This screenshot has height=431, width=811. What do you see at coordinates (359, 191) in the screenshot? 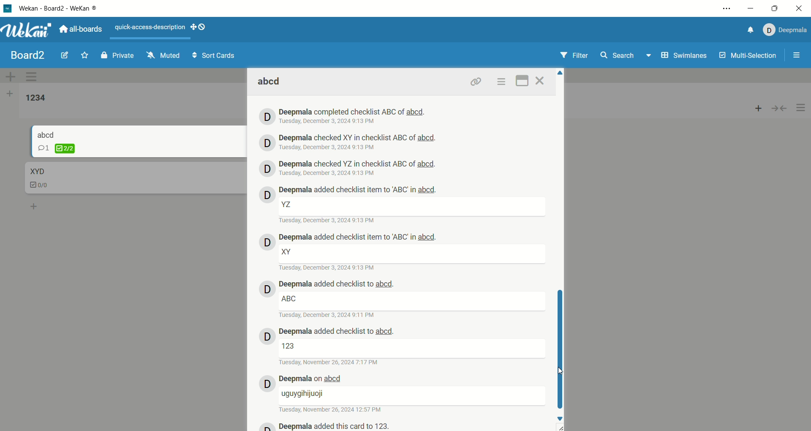
I see `deepmala history` at bounding box center [359, 191].